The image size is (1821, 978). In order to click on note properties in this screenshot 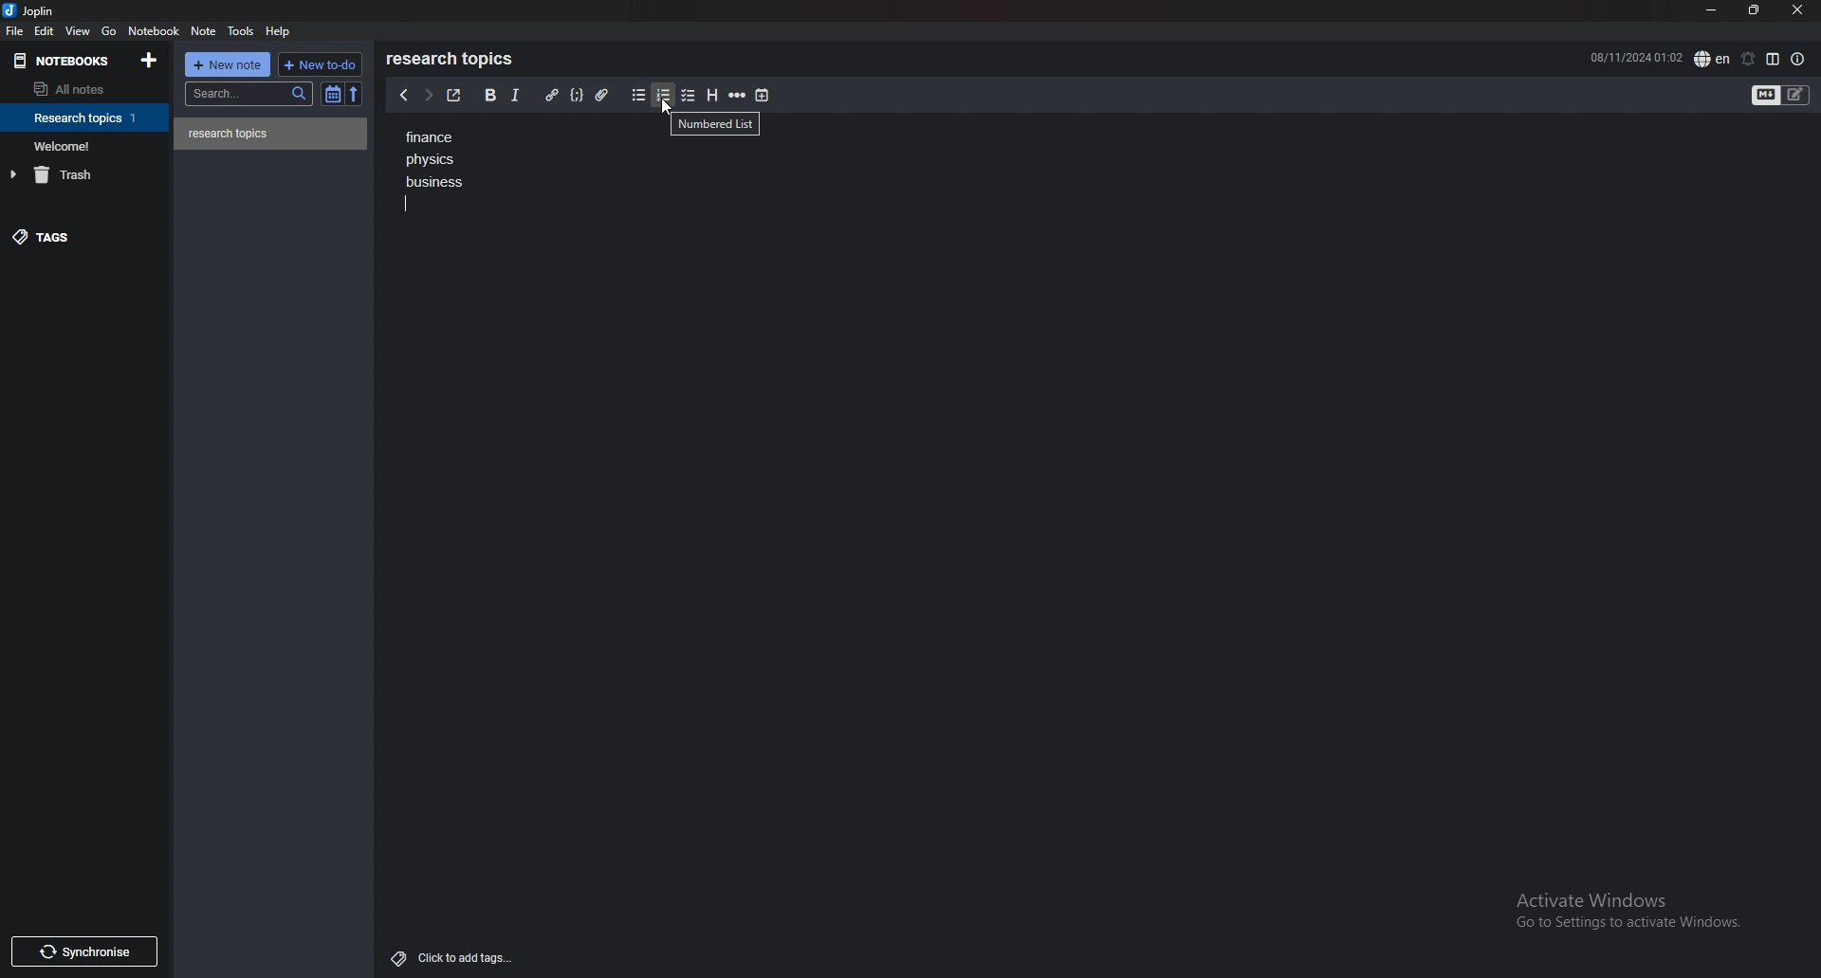, I will do `click(1798, 59)`.